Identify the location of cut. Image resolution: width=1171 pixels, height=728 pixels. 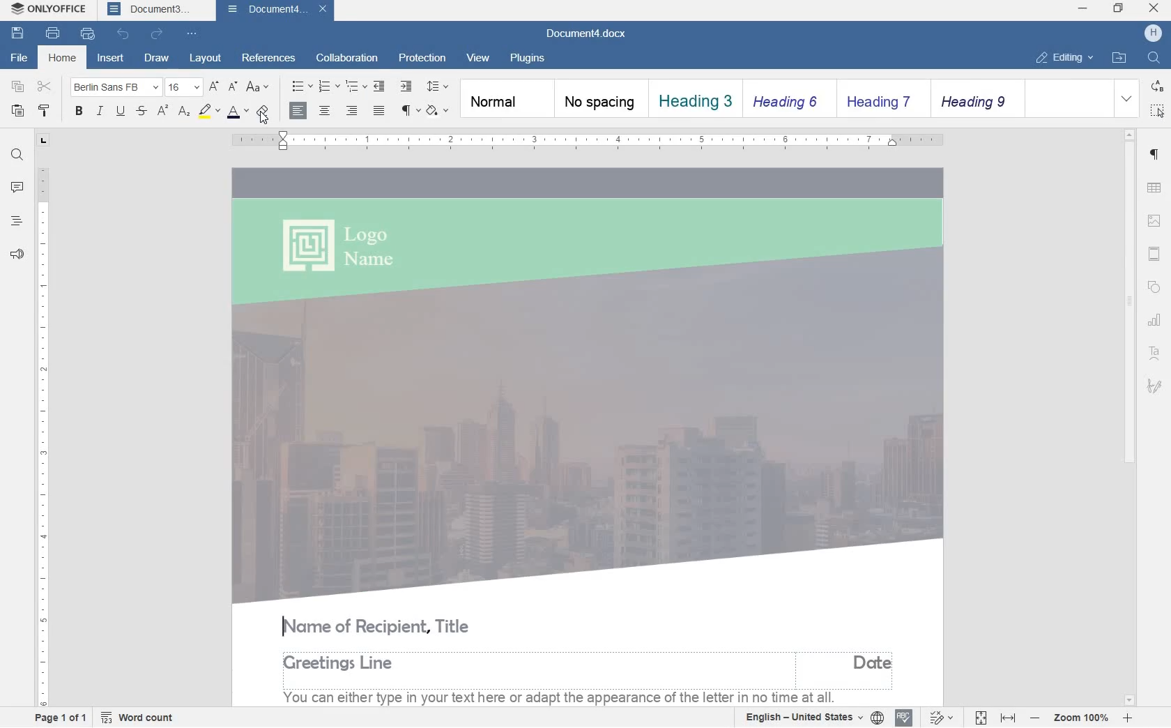
(46, 87).